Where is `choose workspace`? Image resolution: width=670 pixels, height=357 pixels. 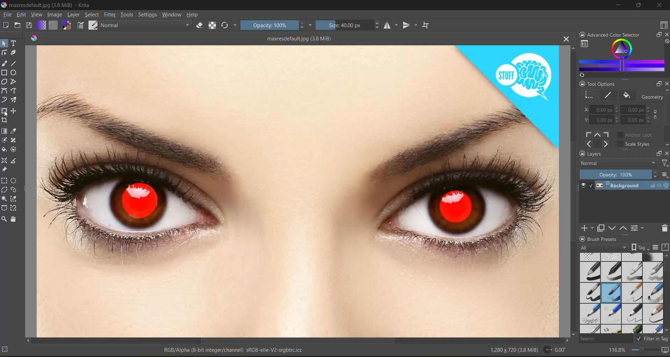 choose workspace is located at coordinates (664, 25).